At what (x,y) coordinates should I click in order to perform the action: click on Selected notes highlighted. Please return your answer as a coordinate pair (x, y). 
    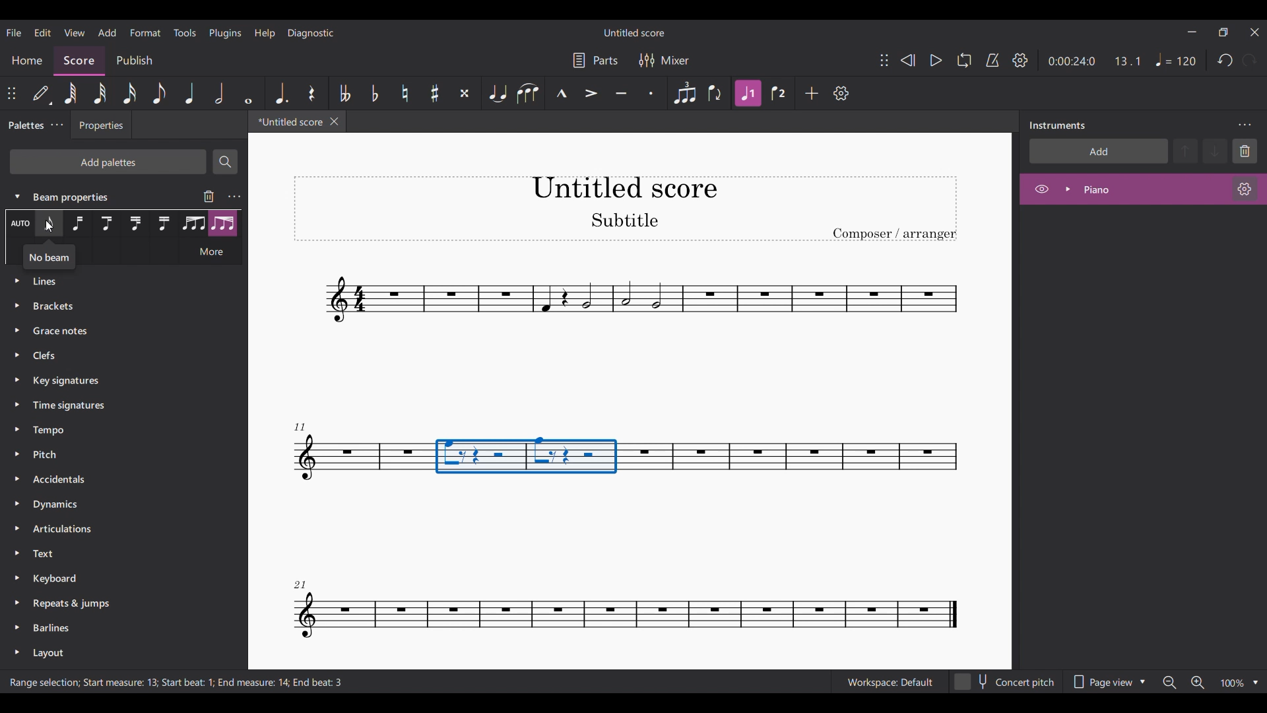
    Looking at the image, I should click on (527, 456).